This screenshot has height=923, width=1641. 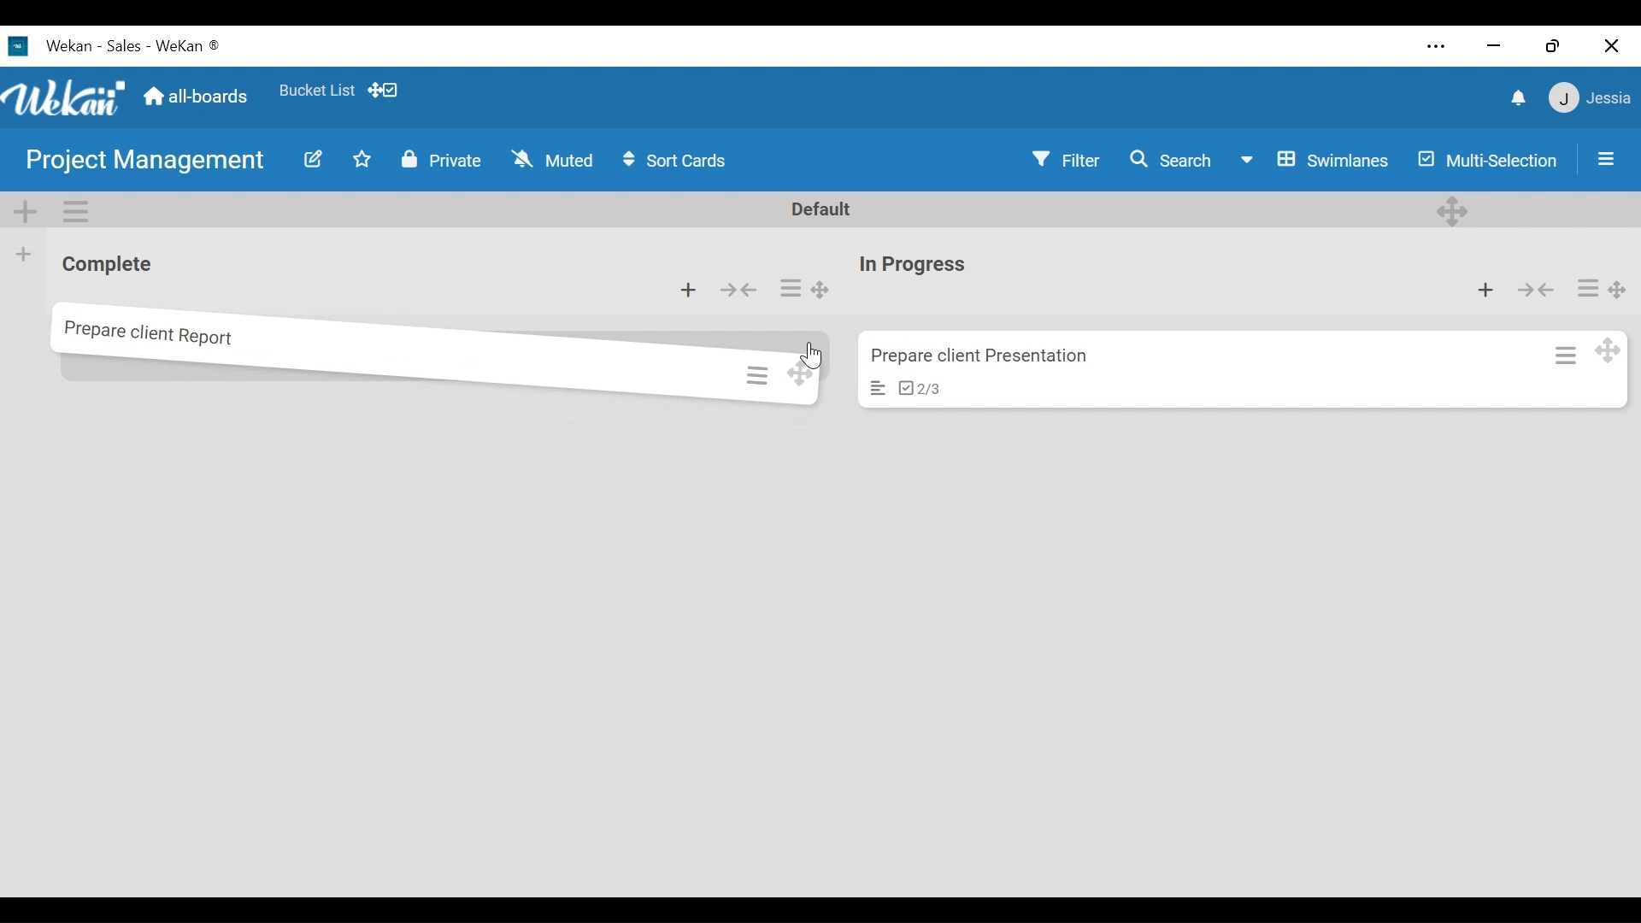 I want to click on Board View, so click(x=1315, y=162).